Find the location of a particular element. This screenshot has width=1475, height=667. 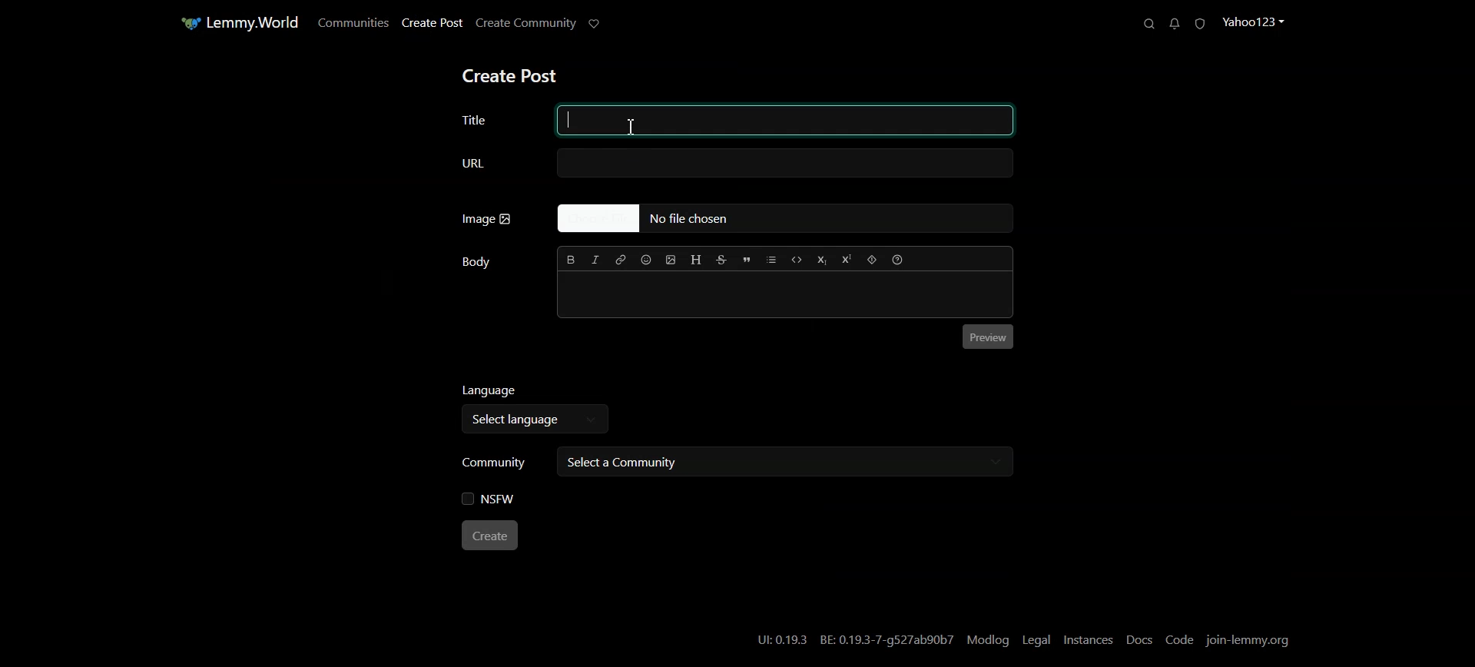

Code is located at coordinates (797, 259).